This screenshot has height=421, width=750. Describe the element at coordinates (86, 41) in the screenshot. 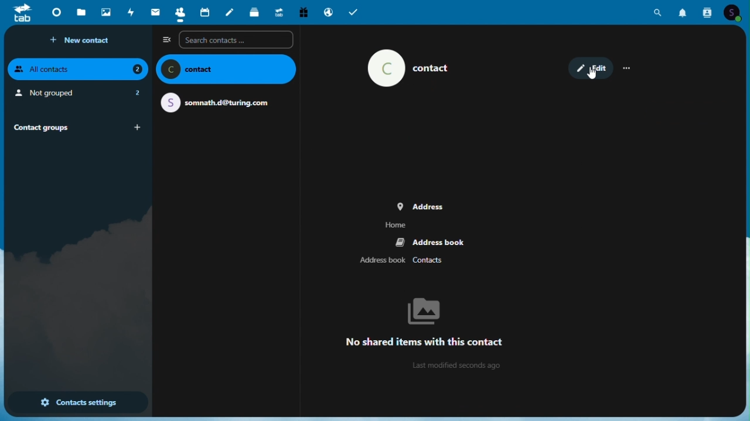

I see `New contact` at that location.